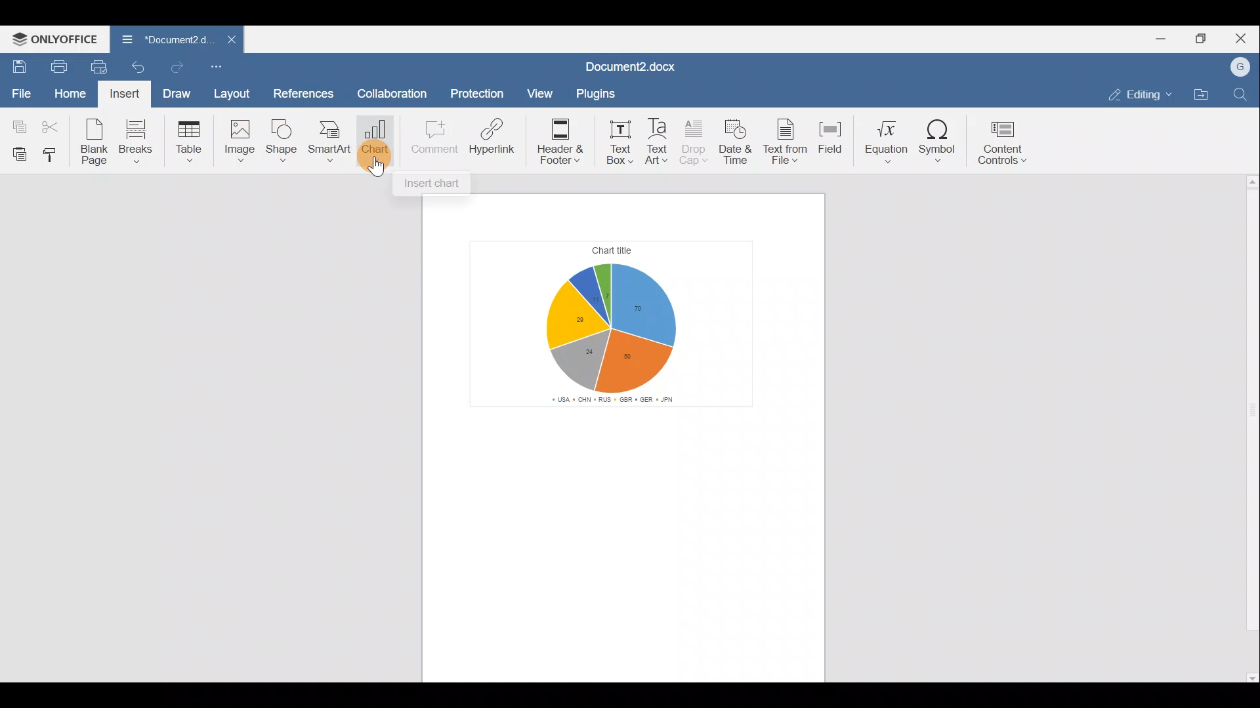 This screenshot has width=1260, height=708. I want to click on Comment, so click(432, 139).